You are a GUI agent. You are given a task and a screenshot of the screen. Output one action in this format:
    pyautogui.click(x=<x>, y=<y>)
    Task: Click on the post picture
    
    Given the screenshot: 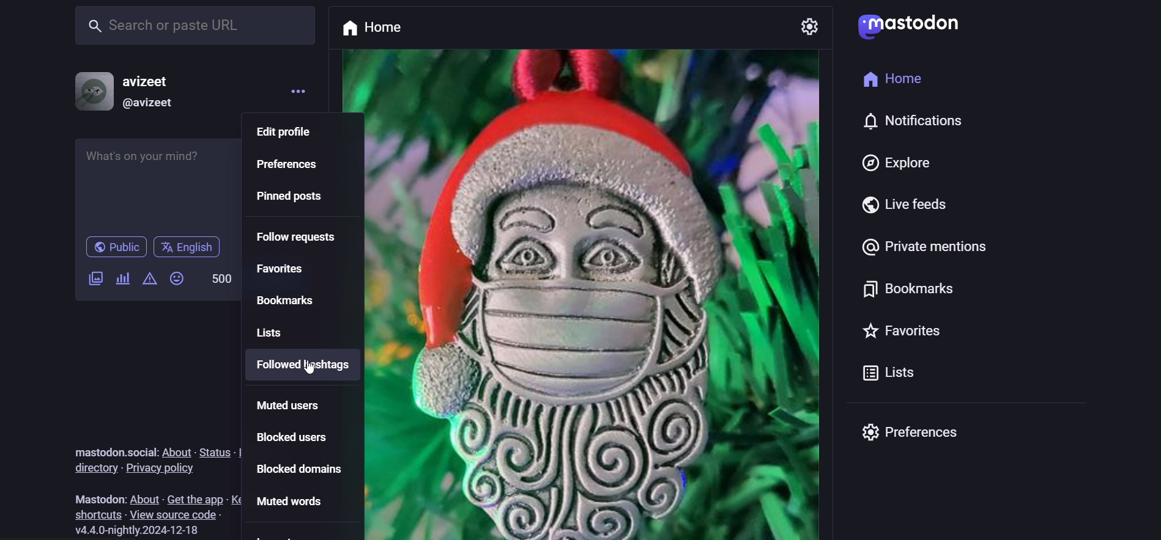 What is the action you would take?
    pyautogui.click(x=582, y=293)
    